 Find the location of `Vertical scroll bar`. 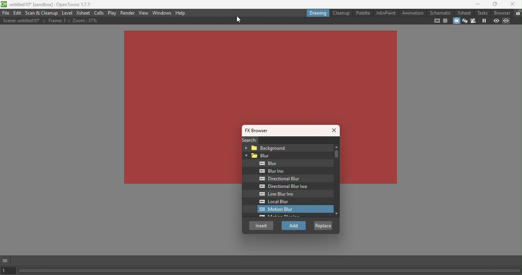

Vertical scroll bar is located at coordinates (335, 181).